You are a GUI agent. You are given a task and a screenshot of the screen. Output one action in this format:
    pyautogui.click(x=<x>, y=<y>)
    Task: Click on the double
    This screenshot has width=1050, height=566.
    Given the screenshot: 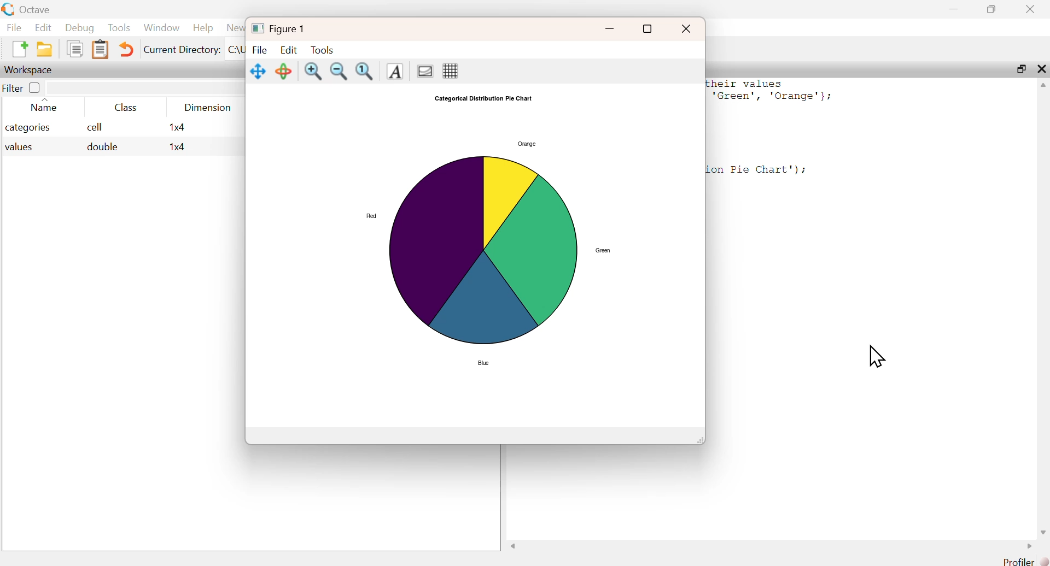 What is the action you would take?
    pyautogui.click(x=103, y=146)
    